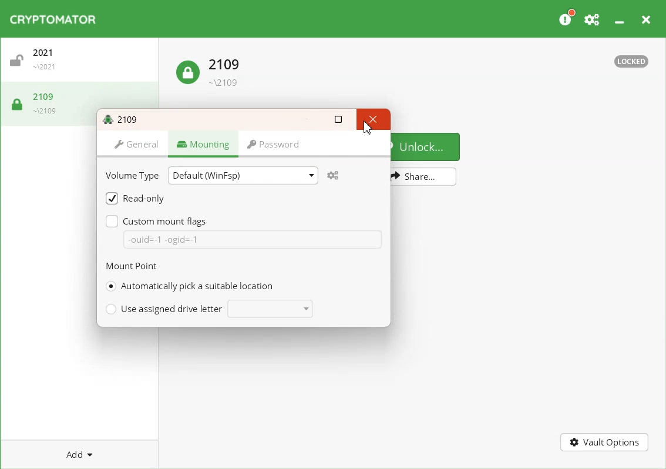  Describe the element at coordinates (134, 175) in the screenshot. I see `Volume Type` at that location.